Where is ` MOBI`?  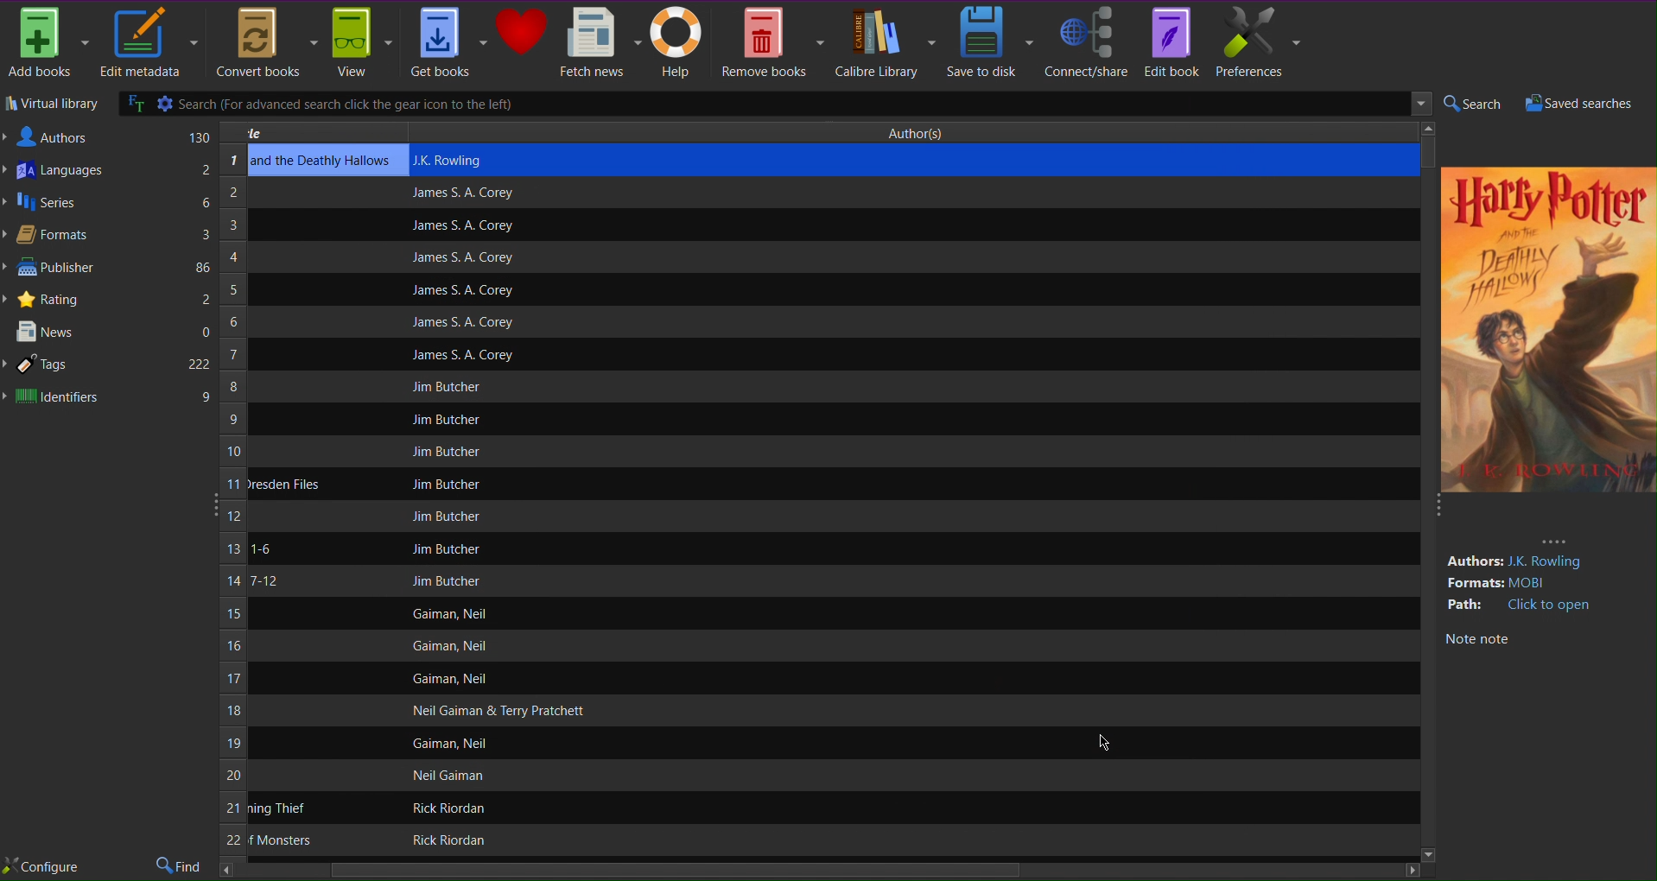
 MOBI is located at coordinates (1535, 583).